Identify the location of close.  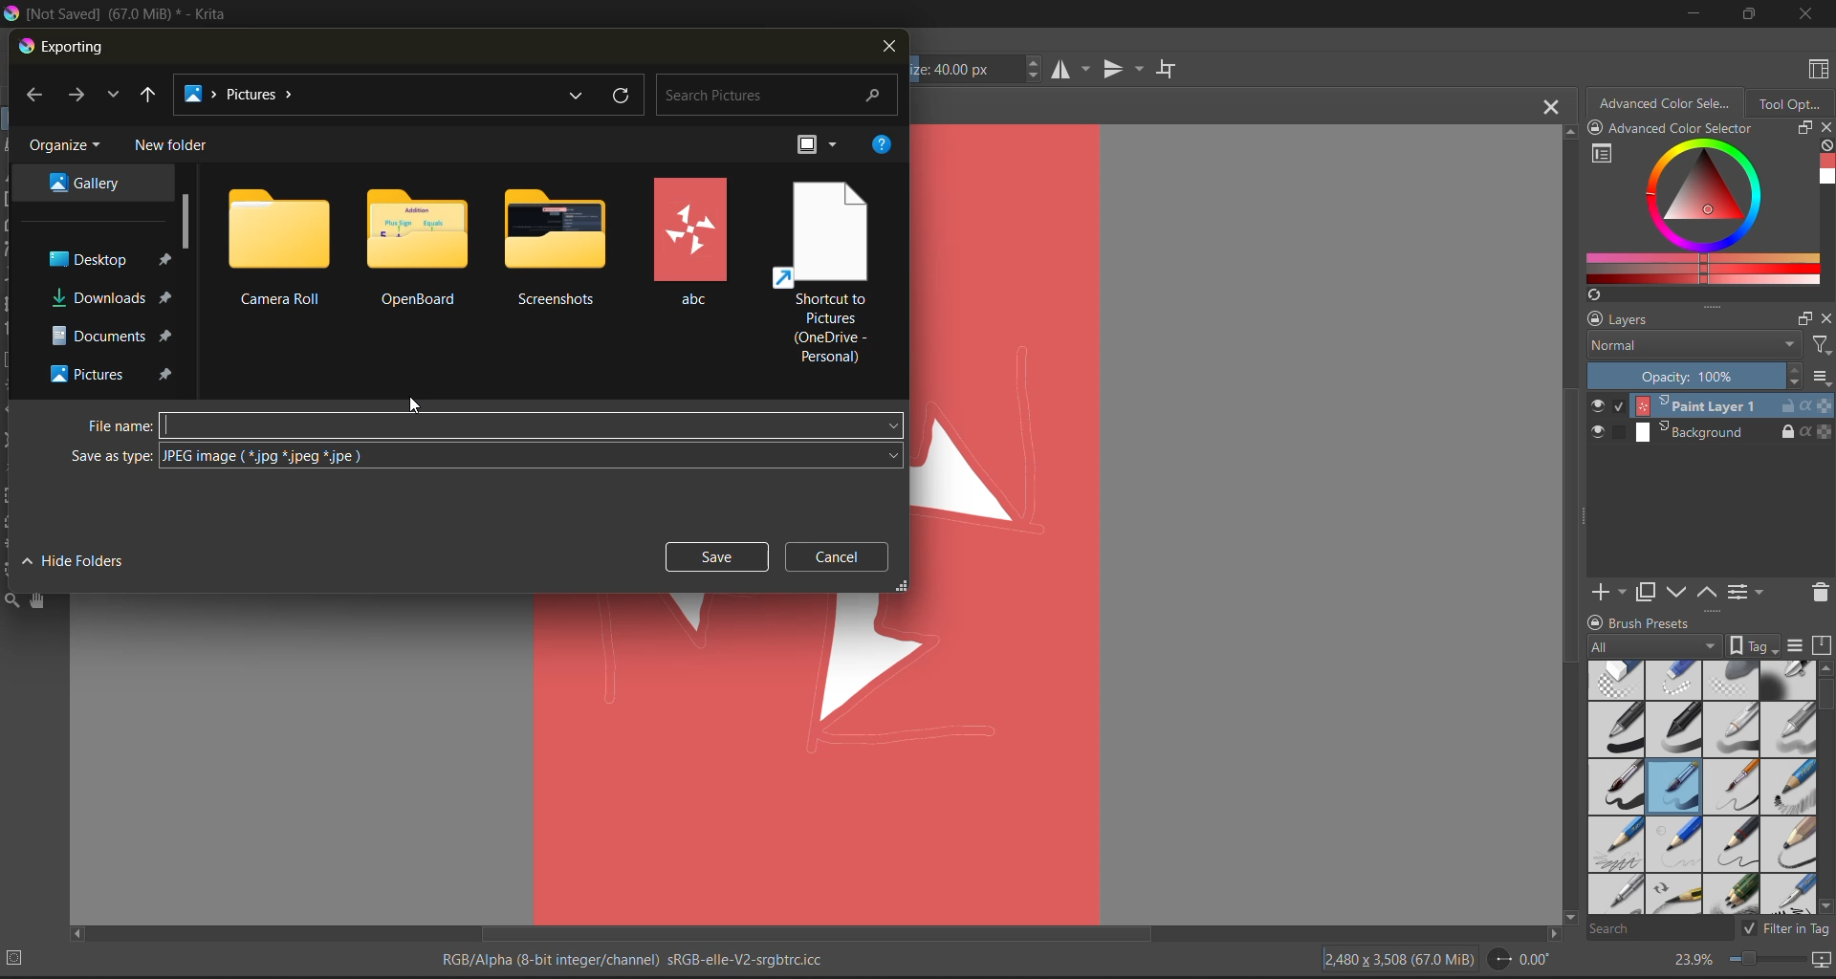
(1825, 321).